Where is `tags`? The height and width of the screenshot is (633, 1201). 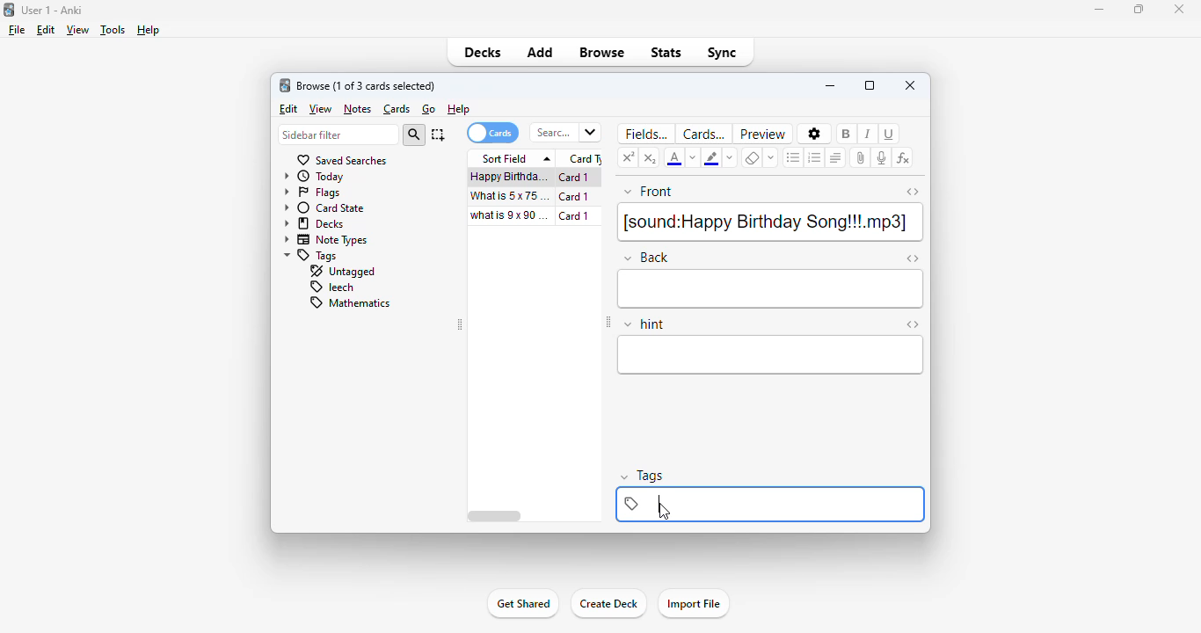 tags is located at coordinates (311, 256).